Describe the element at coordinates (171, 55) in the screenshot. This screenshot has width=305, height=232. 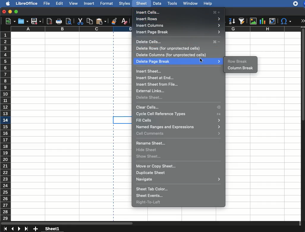
I see `delete columns (for unprotected cells)` at that location.